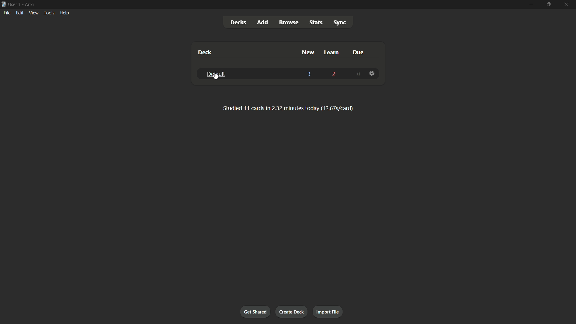 The image size is (576, 324). I want to click on app icon, so click(4, 4).